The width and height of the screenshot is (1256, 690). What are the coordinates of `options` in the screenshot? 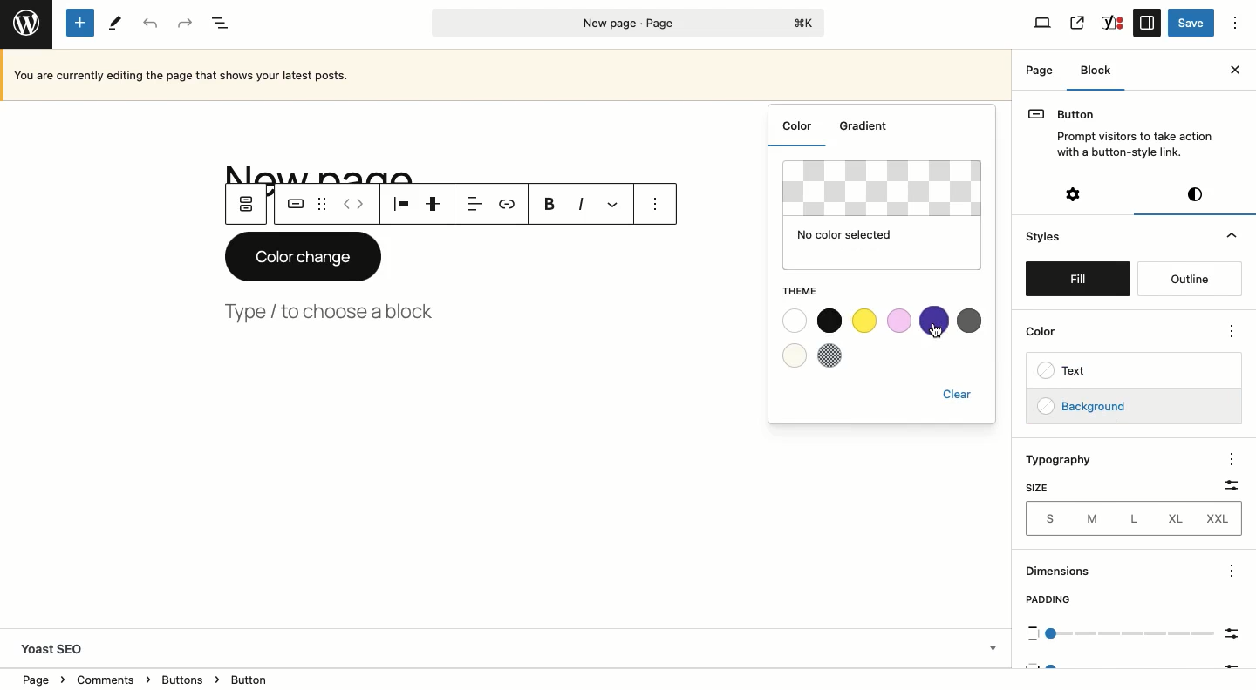 It's located at (1232, 458).